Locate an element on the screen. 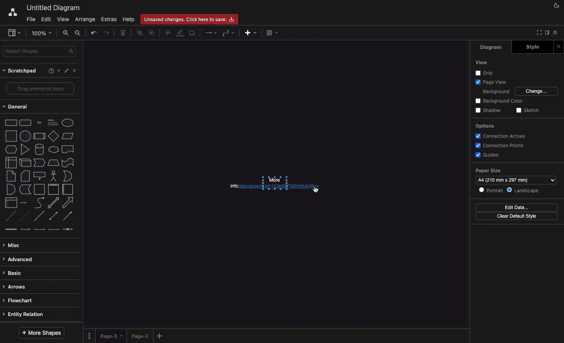  View is located at coordinates (62, 18).